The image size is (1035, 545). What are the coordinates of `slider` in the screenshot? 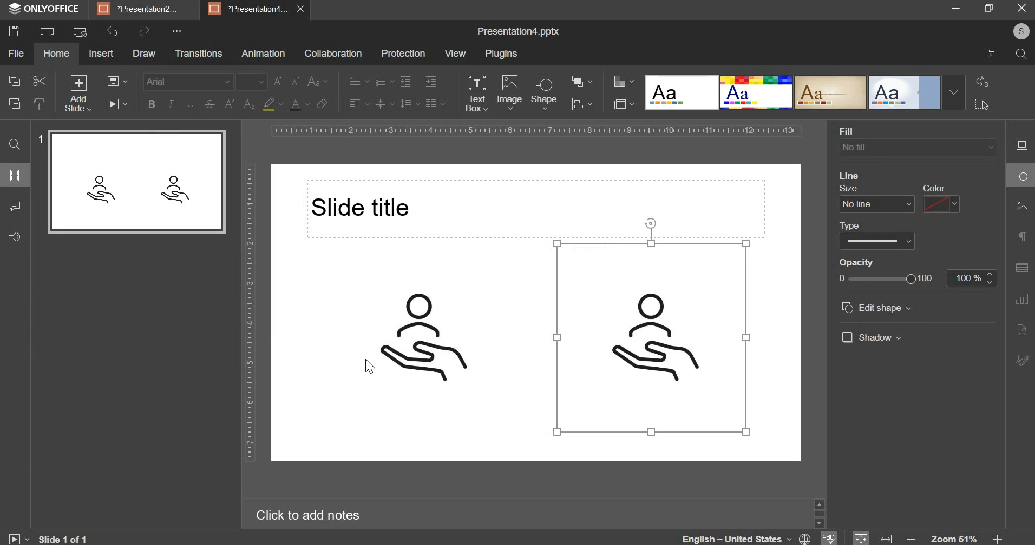 It's located at (819, 513).